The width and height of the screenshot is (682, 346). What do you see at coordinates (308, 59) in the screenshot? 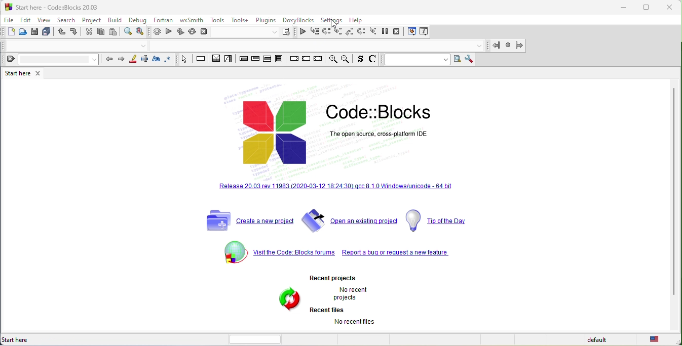
I see `continue` at bounding box center [308, 59].